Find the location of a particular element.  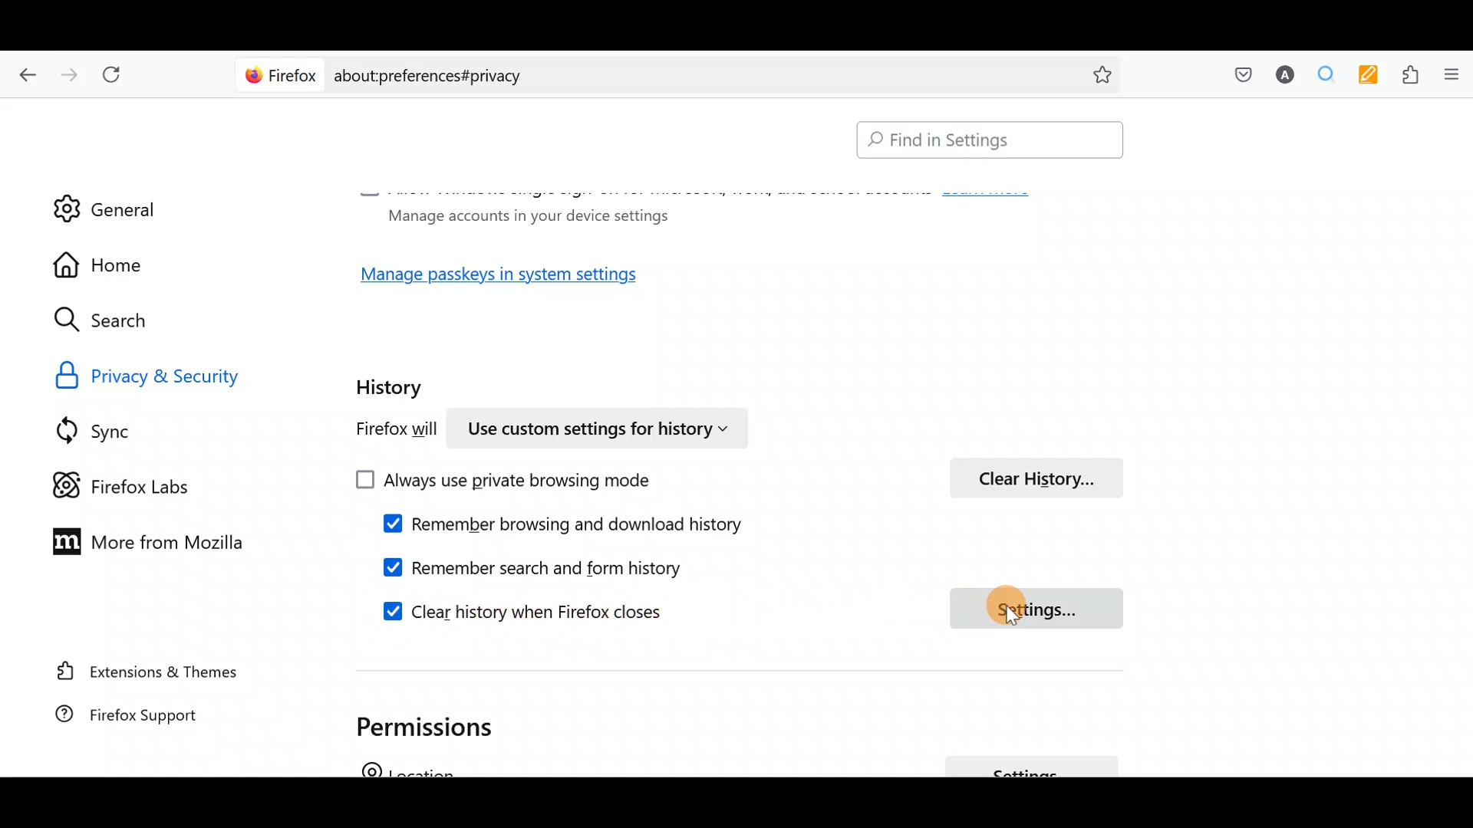

Privacy & security is located at coordinates (186, 374).